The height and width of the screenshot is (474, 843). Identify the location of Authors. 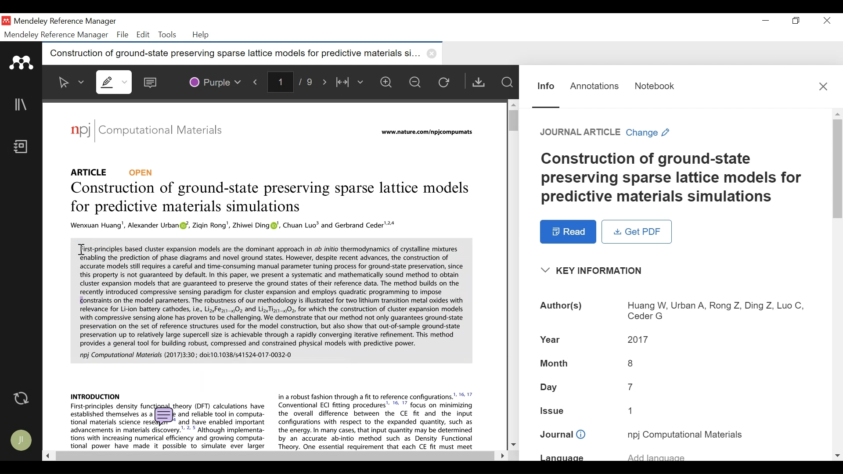
(715, 312).